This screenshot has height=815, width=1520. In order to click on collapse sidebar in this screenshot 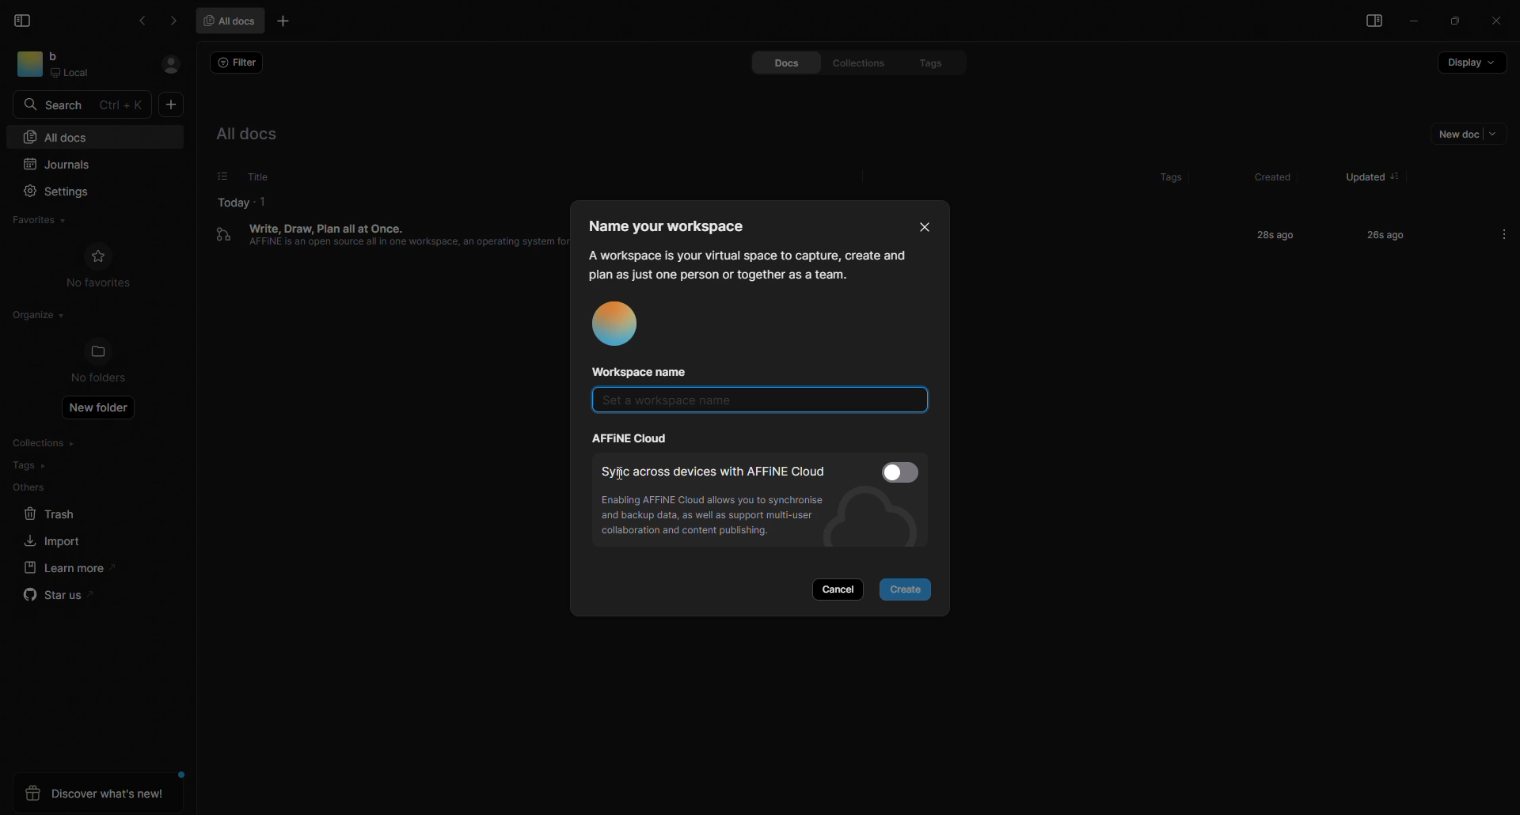, I will do `click(25, 20)`.